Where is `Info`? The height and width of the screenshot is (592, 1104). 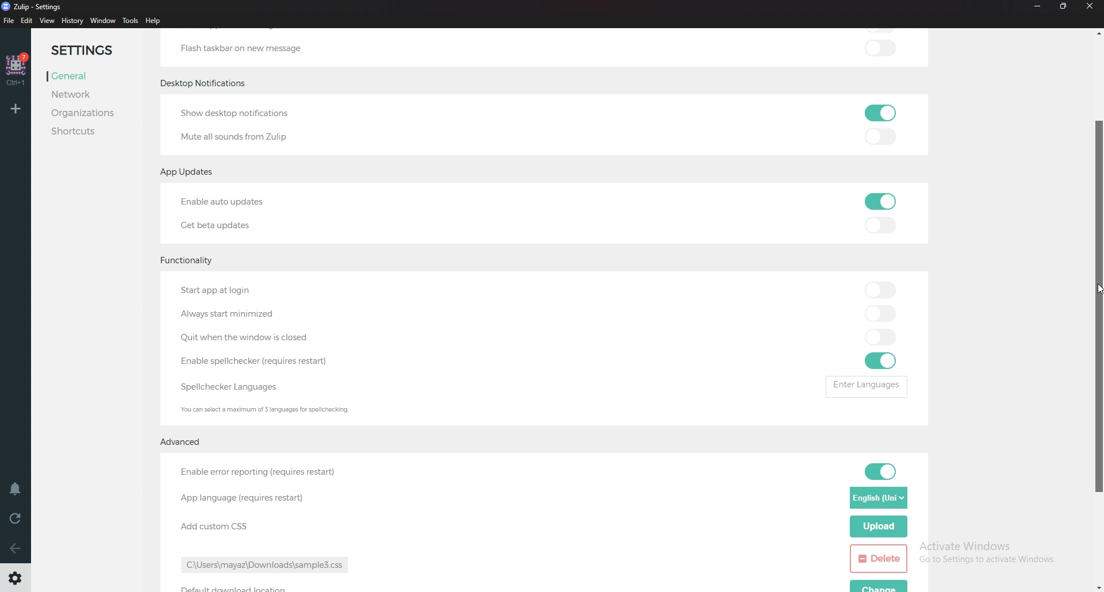 Info is located at coordinates (271, 410).